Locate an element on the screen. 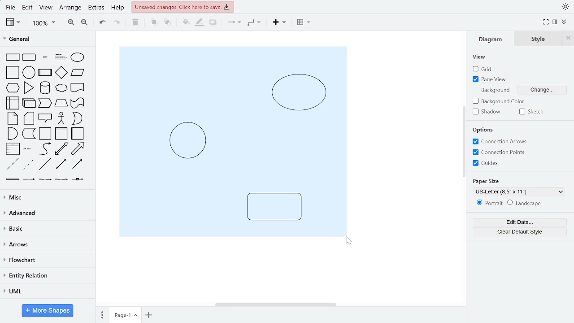  cloud is located at coordinates (61, 88).